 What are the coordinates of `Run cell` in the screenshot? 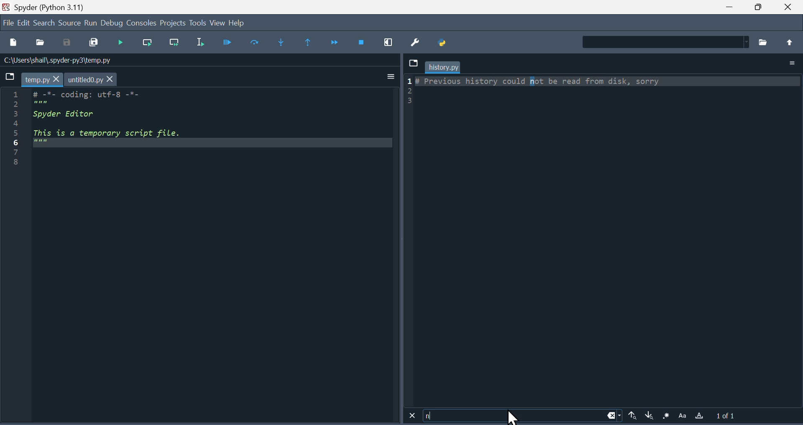 It's located at (258, 42).